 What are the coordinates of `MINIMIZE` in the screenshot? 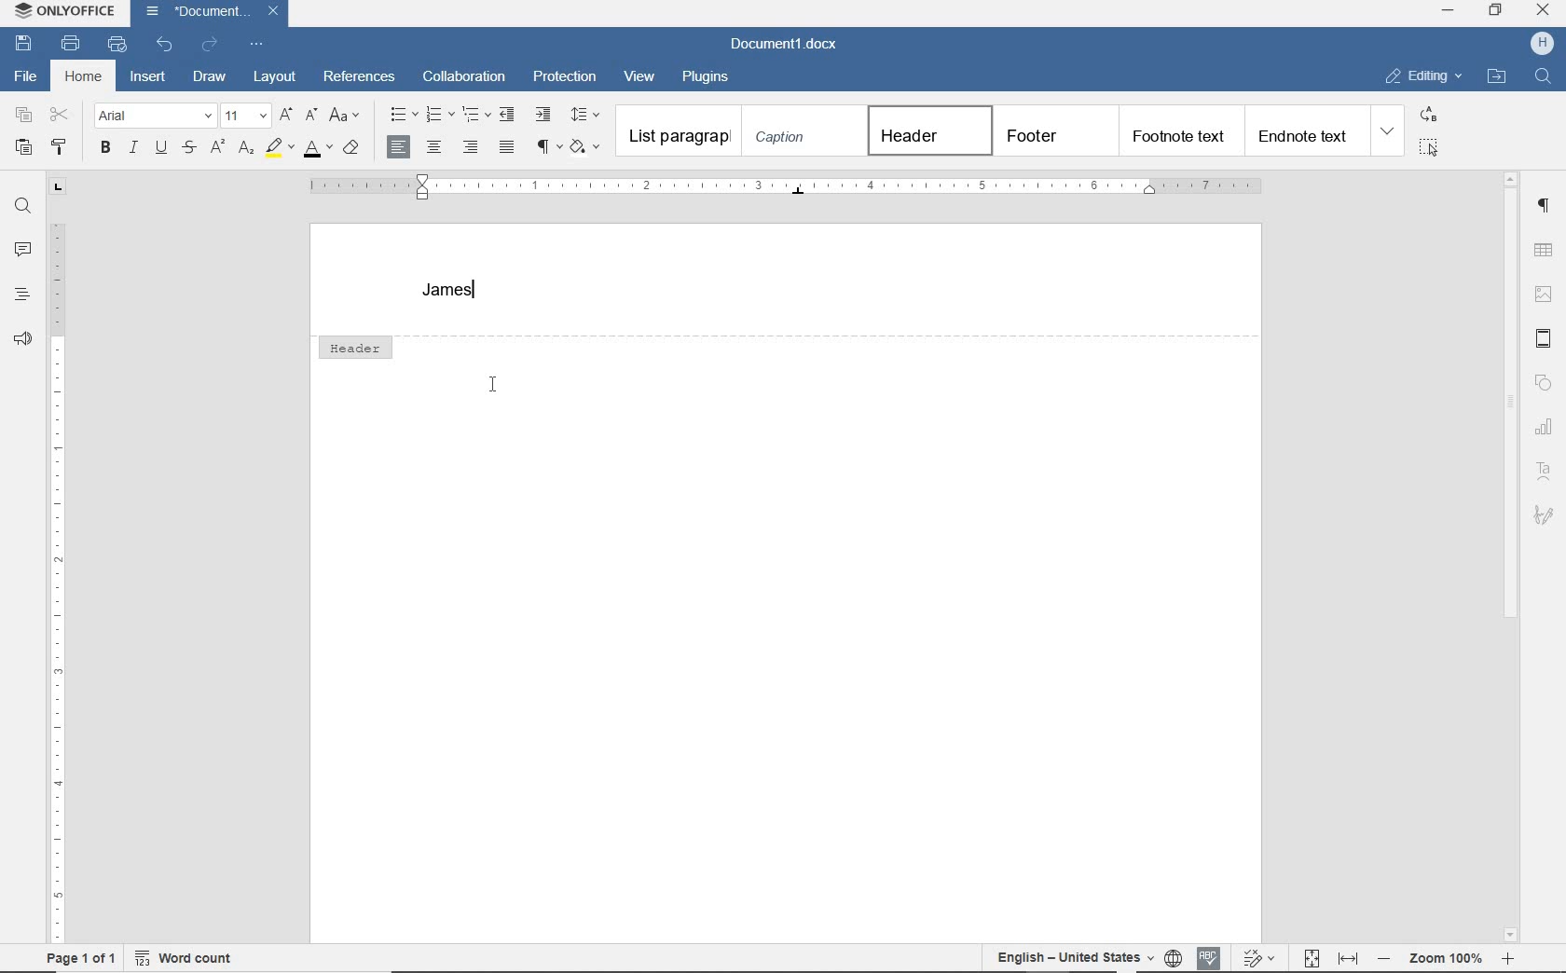 It's located at (1449, 12).